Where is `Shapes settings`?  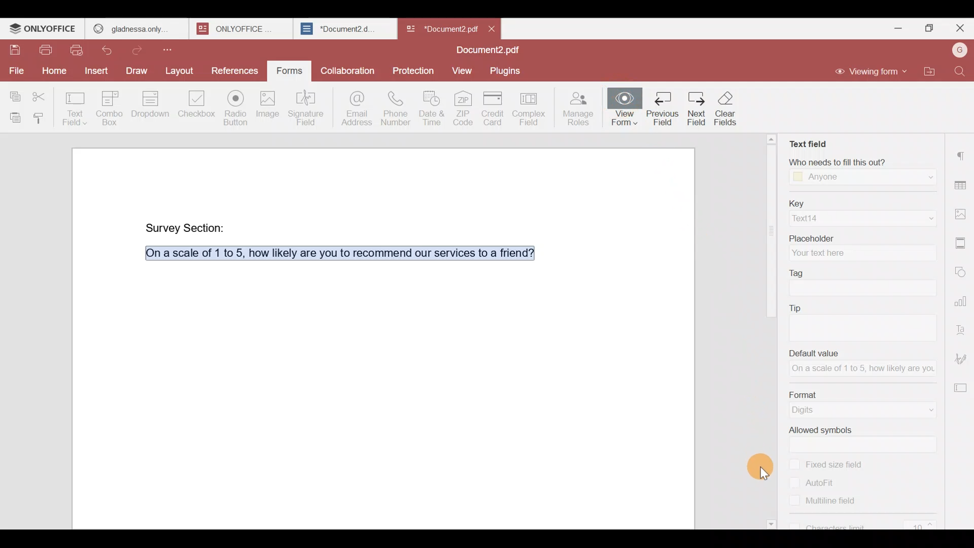
Shapes settings is located at coordinates (962, 271).